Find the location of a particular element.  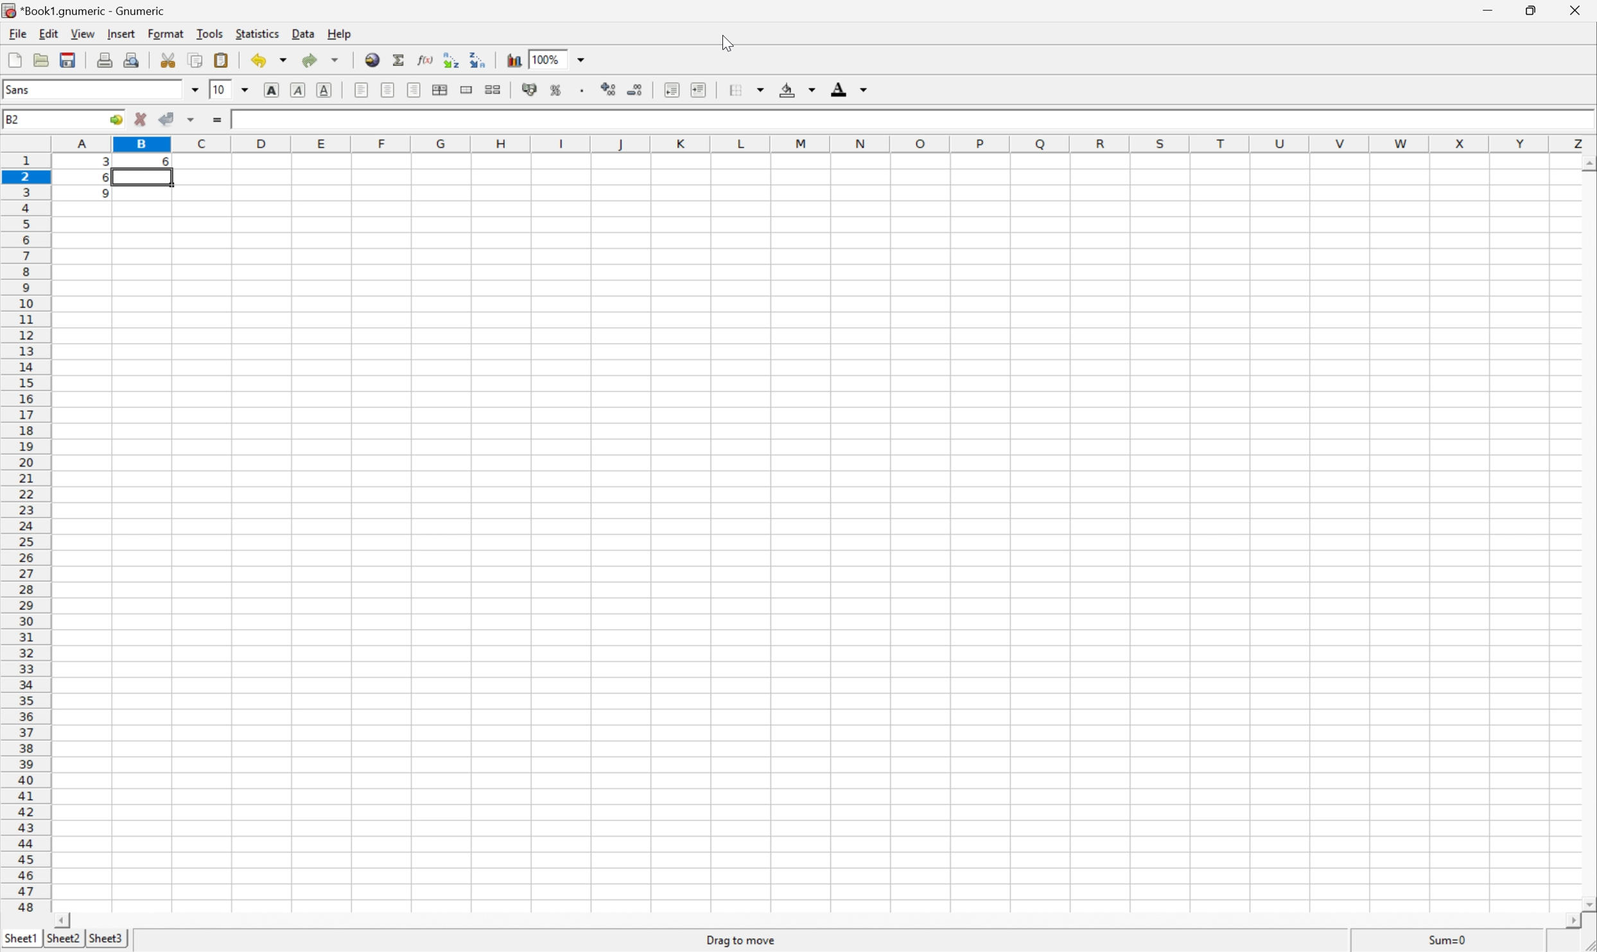

Cursor is located at coordinates (722, 41).